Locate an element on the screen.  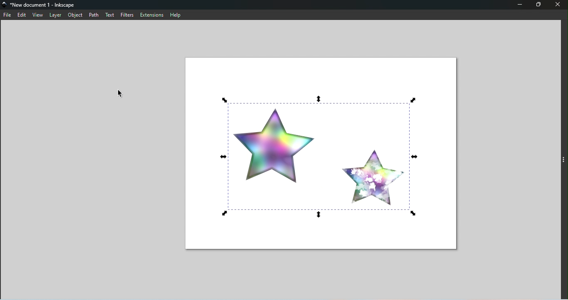
Object is located at coordinates (77, 15).